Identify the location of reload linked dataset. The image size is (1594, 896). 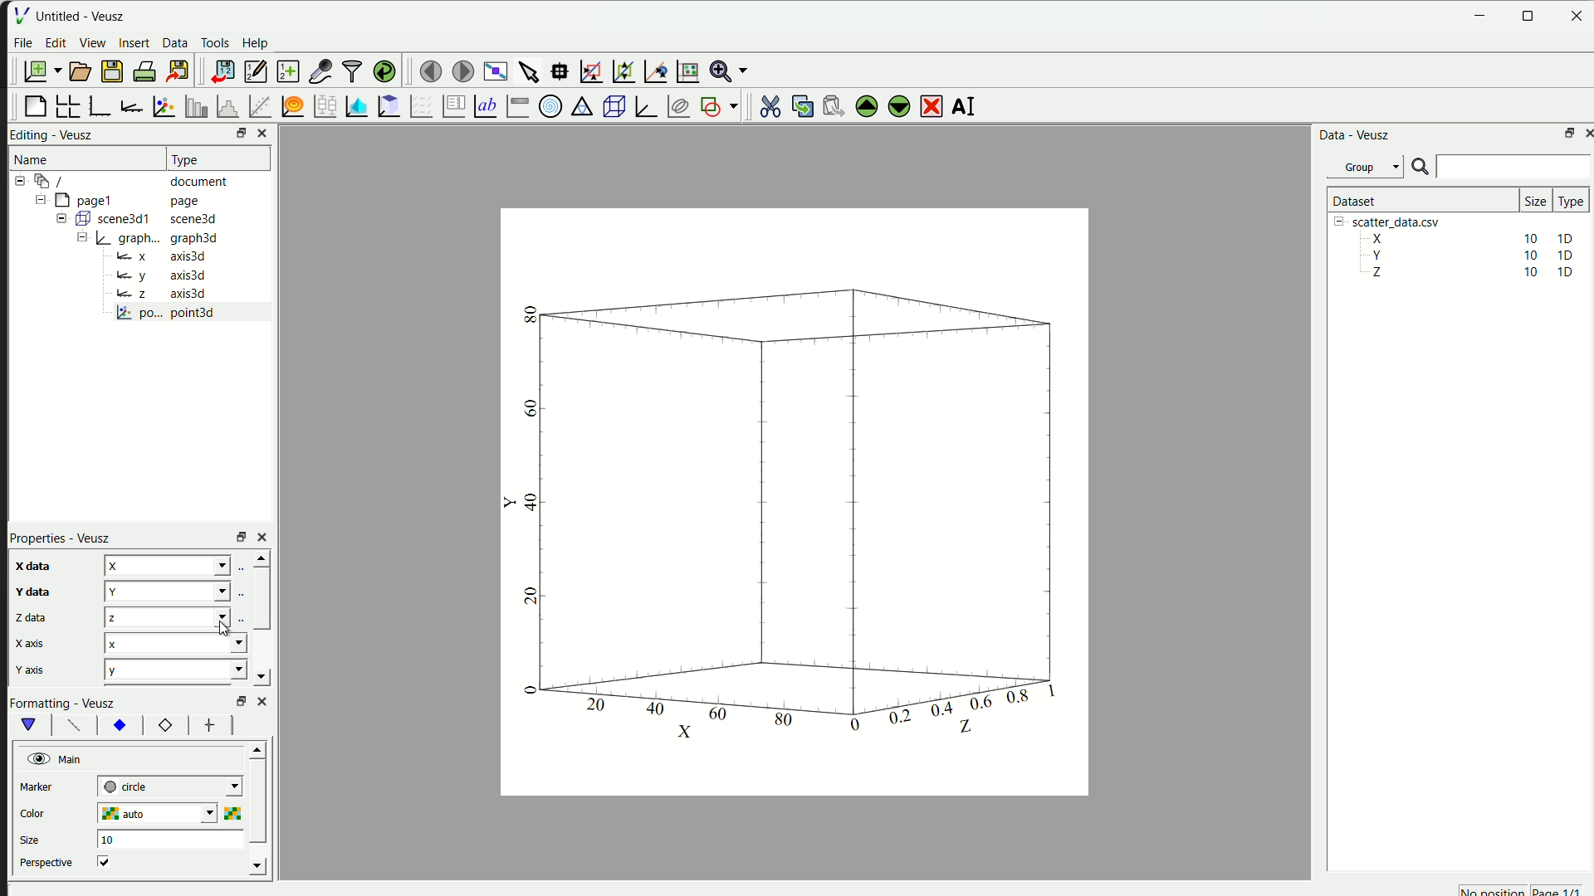
(385, 70).